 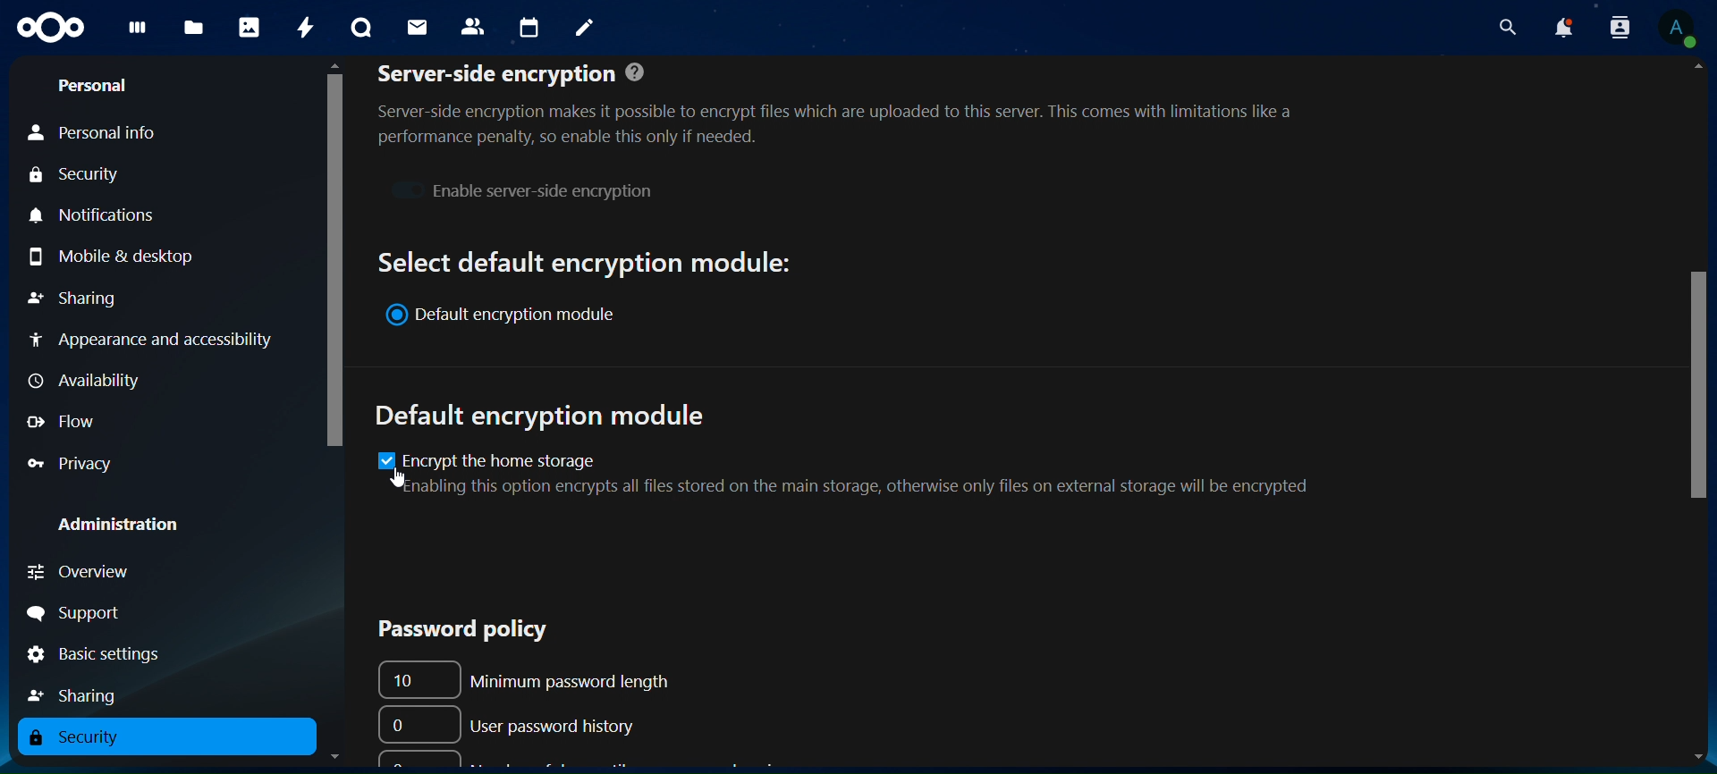 What do you see at coordinates (120, 256) in the screenshot?
I see `mobile & desktop` at bounding box center [120, 256].